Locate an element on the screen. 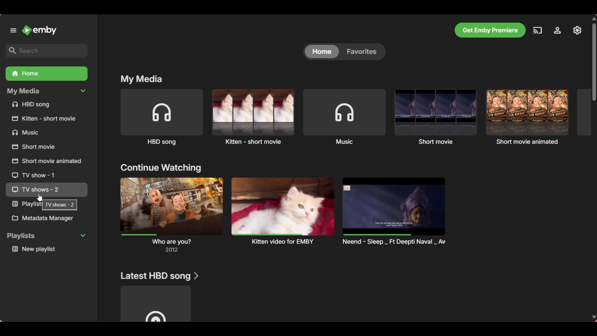 Image resolution: width=597 pixels, height=336 pixels.  is located at coordinates (44, 205).